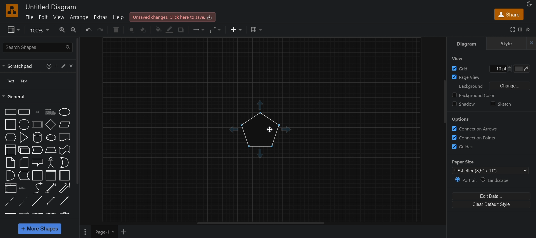 This screenshot has height=238, width=536. What do you see at coordinates (80, 17) in the screenshot?
I see `arrange` at bounding box center [80, 17].